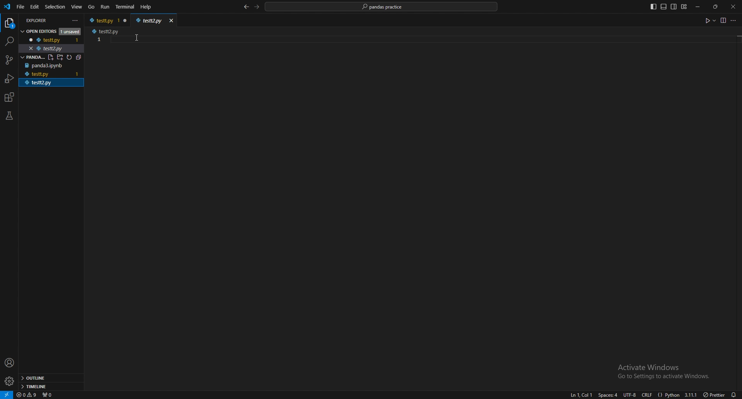 This screenshot has width=742, height=399. What do you see at coordinates (10, 78) in the screenshot?
I see `run and debug` at bounding box center [10, 78].